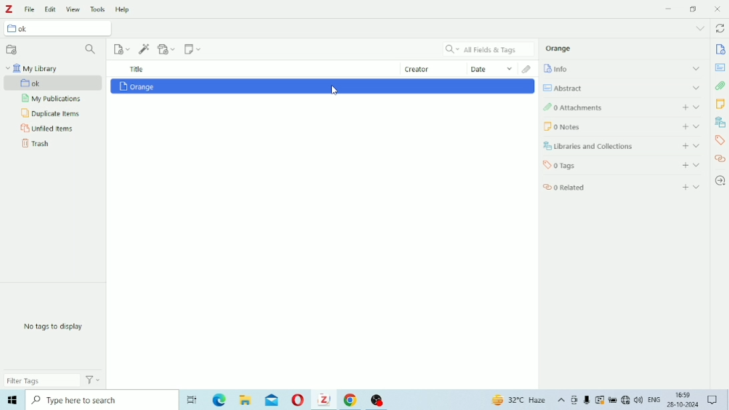 The height and width of the screenshot is (410, 729). What do you see at coordinates (613, 400) in the screenshot?
I see `Charging, plugged in` at bounding box center [613, 400].